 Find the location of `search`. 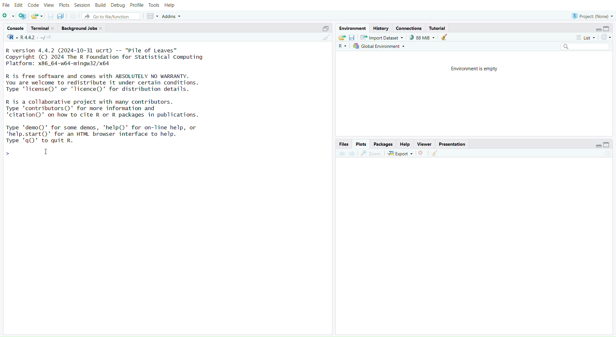

search is located at coordinates (583, 47).